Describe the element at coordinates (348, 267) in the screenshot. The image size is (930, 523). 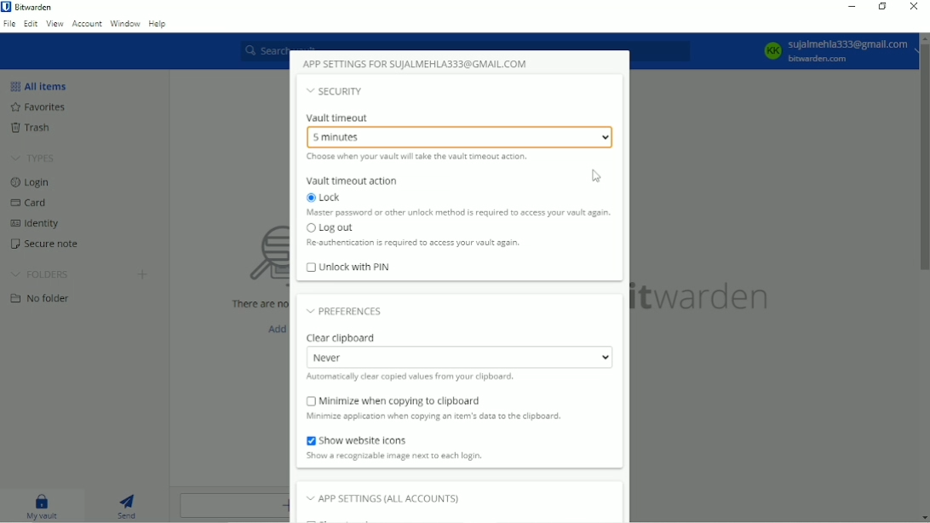
I see `Unlock with PIN` at that location.